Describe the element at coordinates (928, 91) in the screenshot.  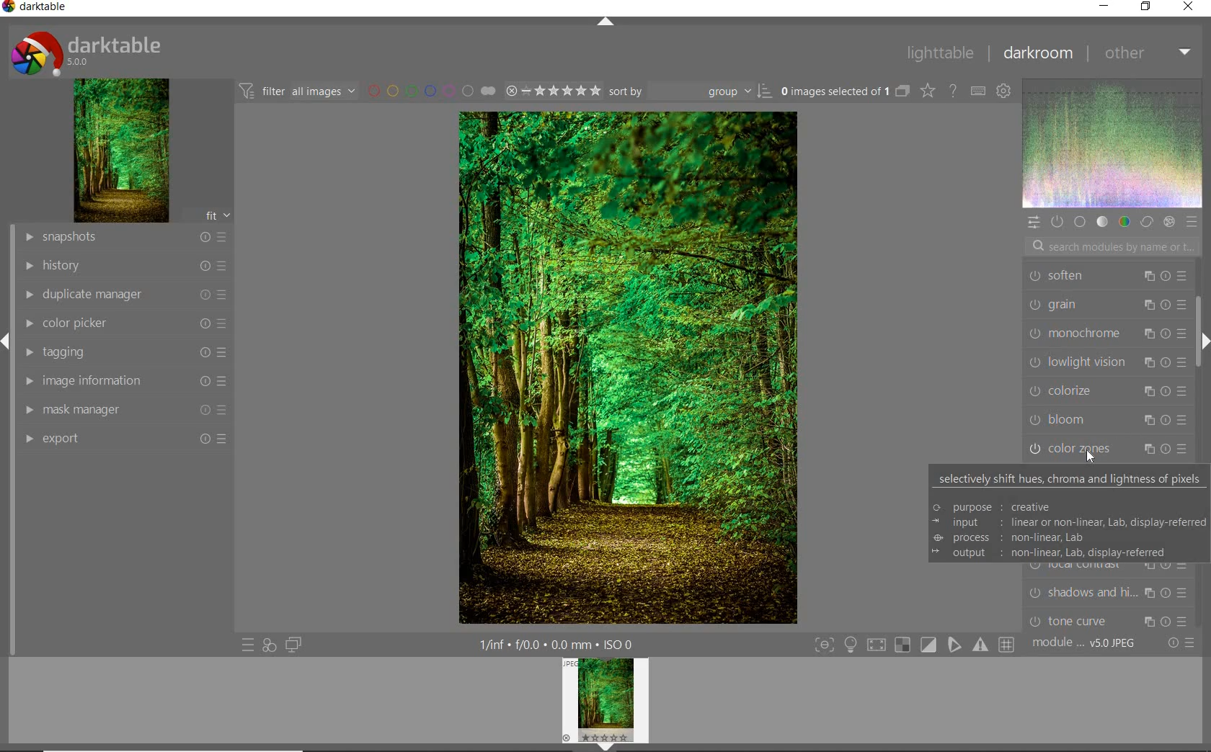
I see `CHANGE TYPE OVERRELAY` at that location.